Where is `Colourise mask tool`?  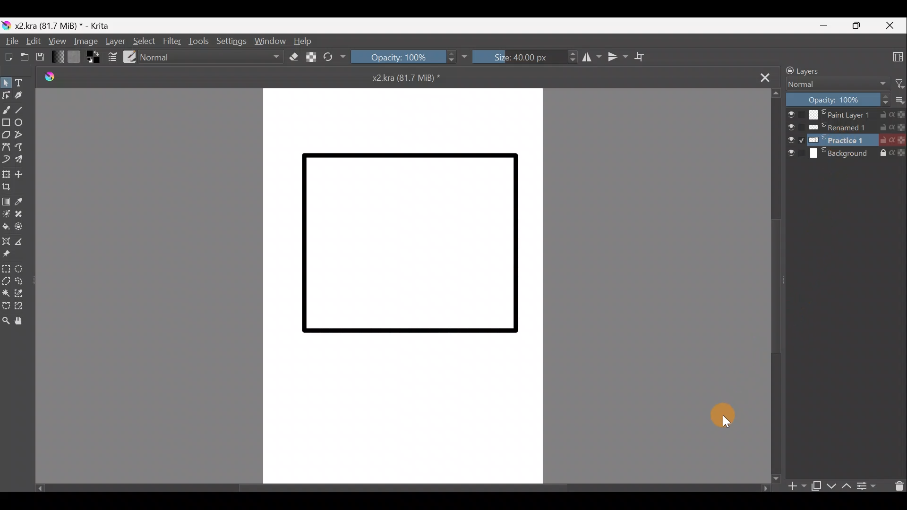 Colourise mask tool is located at coordinates (6, 215).